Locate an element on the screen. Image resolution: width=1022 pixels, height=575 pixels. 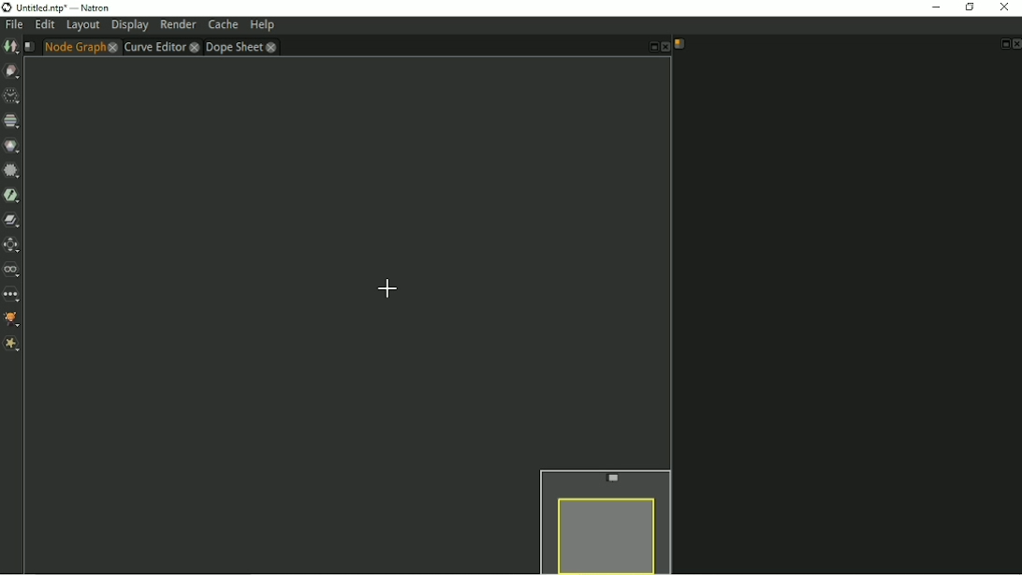
Preview is located at coordinates (603, 519).